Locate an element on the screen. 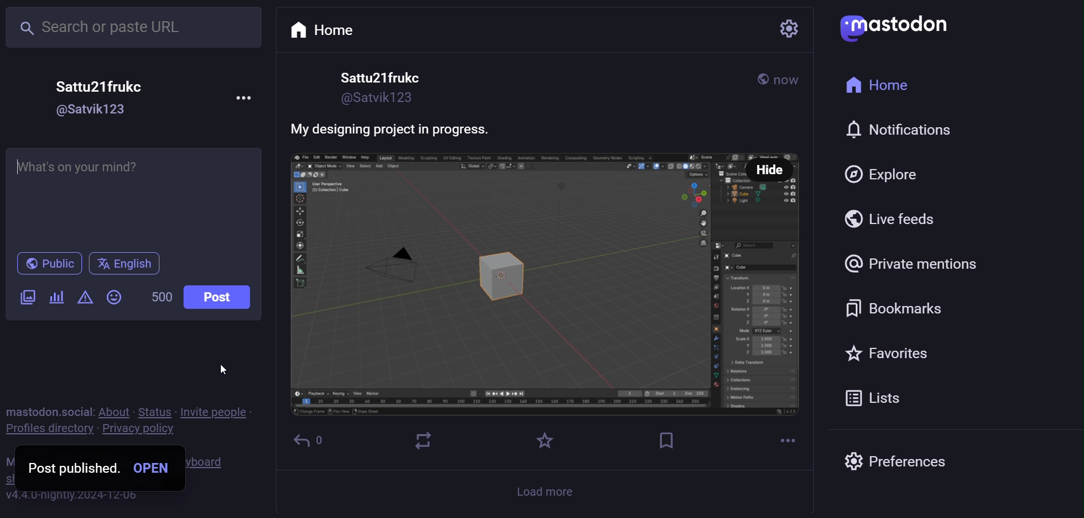  emoji is located at coordinates (113, 297).